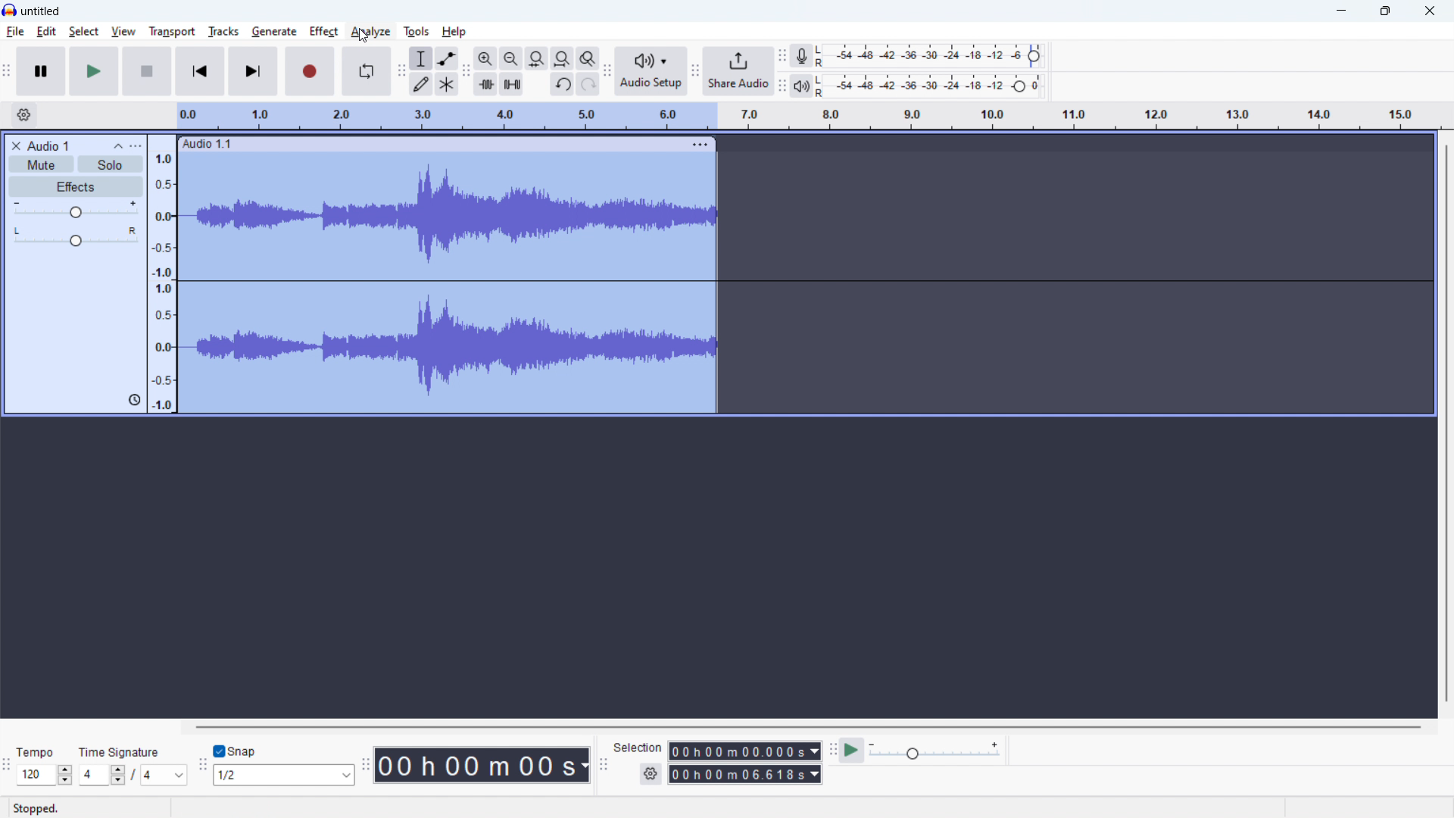 The width and height of the screenshot is (1454, 818). I want to click on help, so click(454, 31).